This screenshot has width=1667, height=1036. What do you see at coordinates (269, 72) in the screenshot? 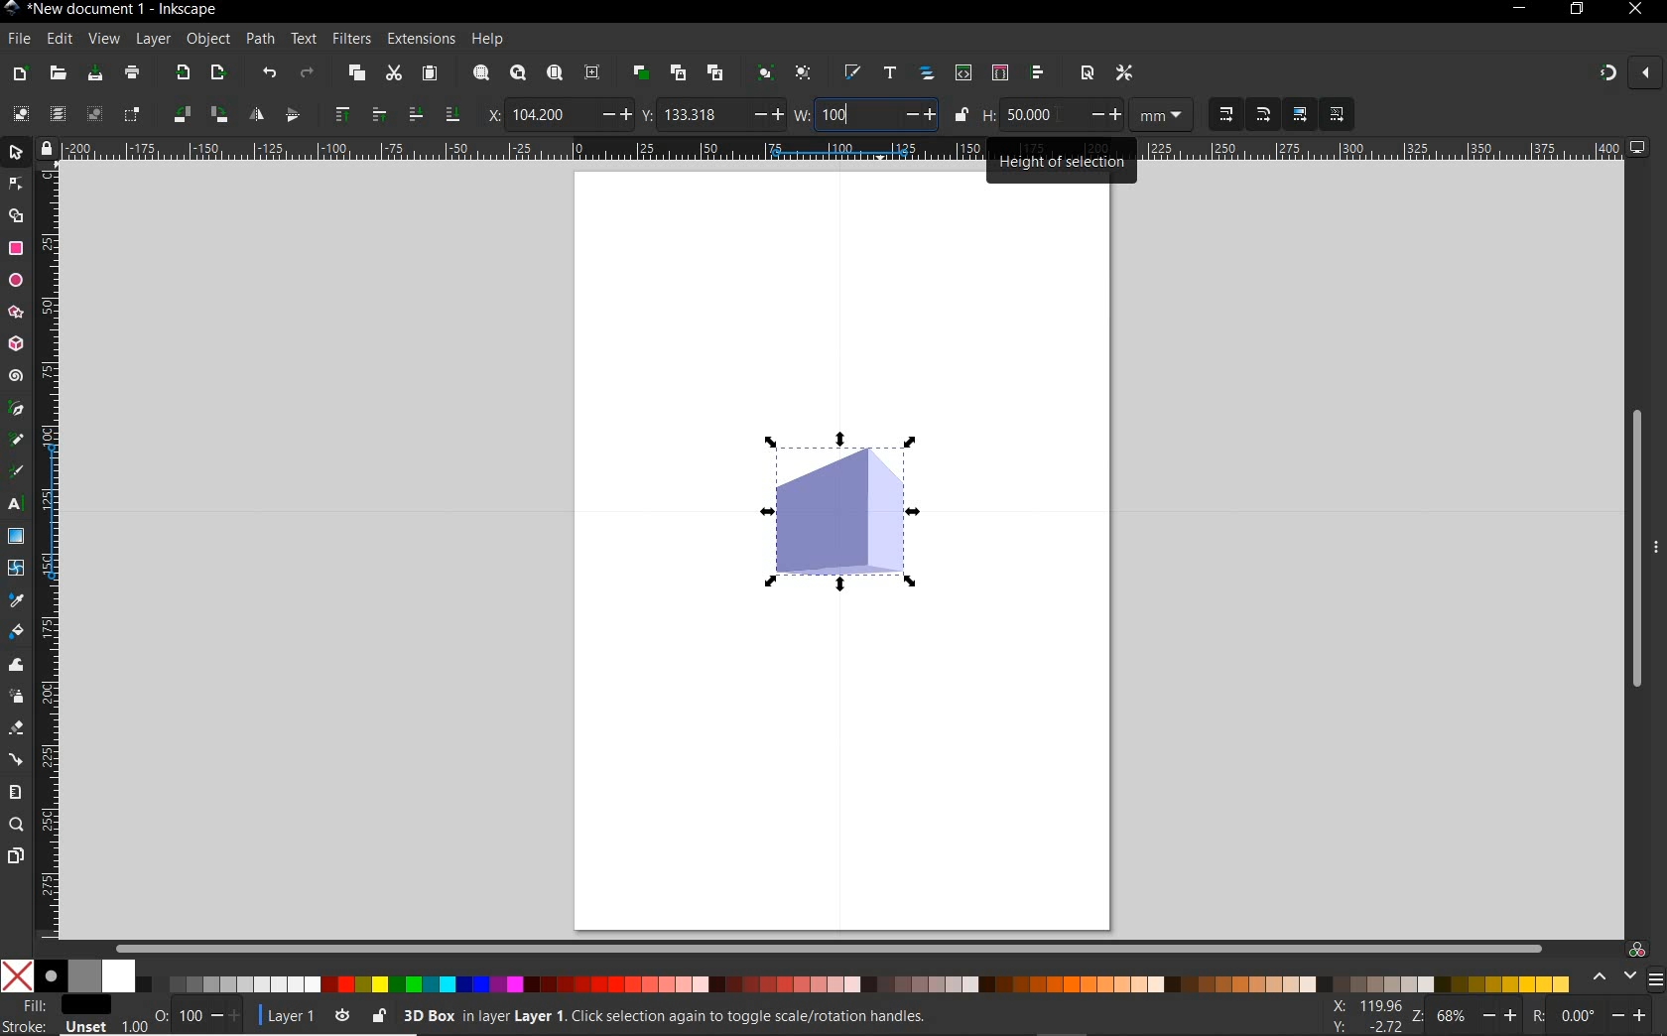
I see `undo` at bounding box center [269, 72].